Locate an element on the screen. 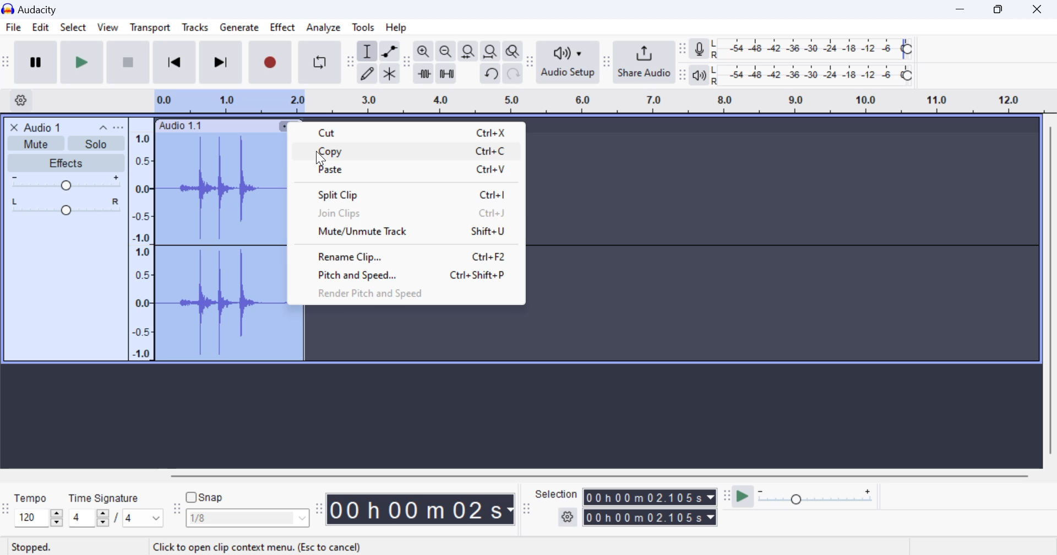 The image size is (1057, 555). Edit is located at coordinates (40, 29).